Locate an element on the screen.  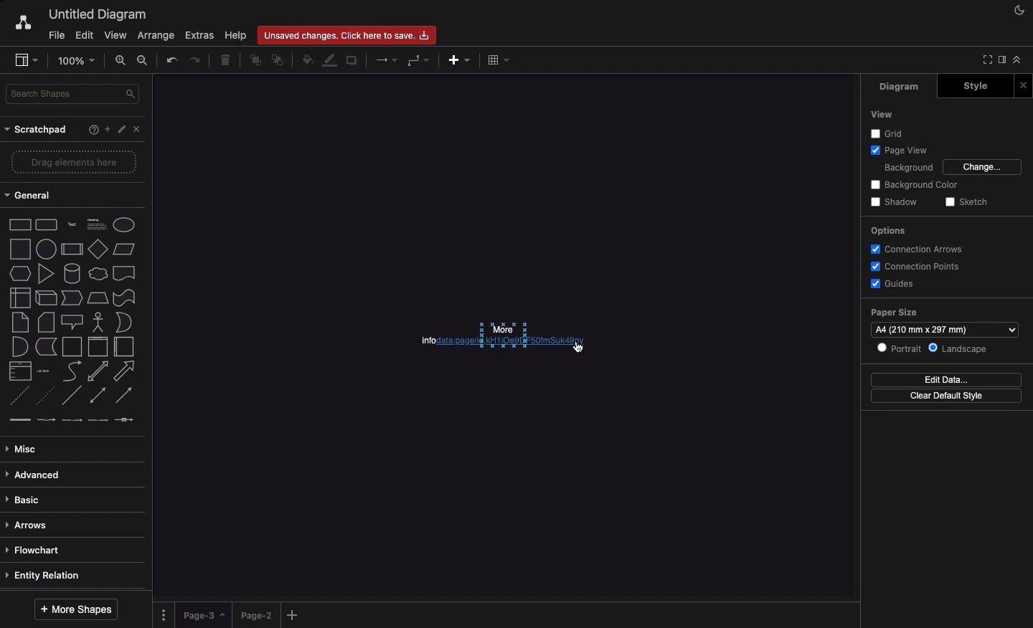
Arrows is located at coordinates (29, 526).